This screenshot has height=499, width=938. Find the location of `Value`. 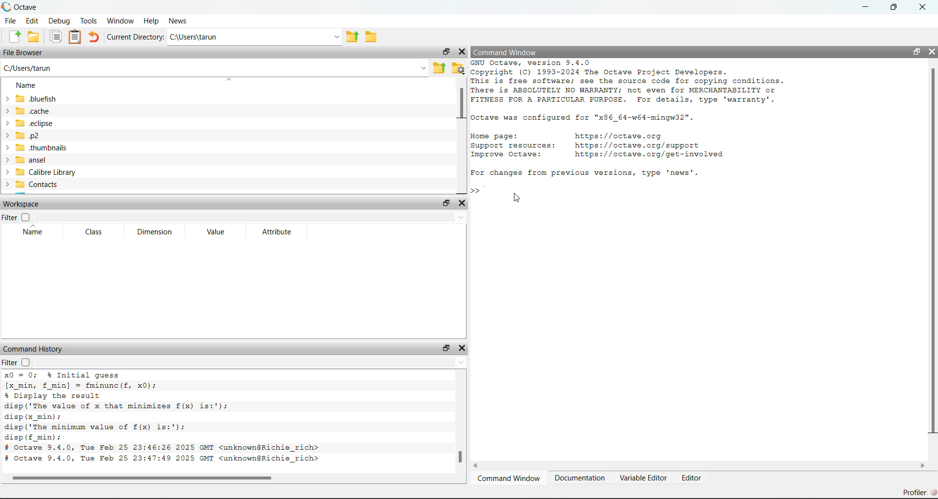

Value is located at coordinates (219, 233).